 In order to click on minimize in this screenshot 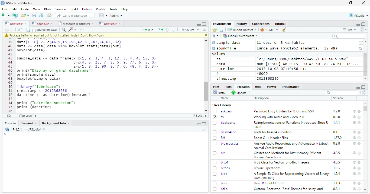, I will do `click(358, 87)`.